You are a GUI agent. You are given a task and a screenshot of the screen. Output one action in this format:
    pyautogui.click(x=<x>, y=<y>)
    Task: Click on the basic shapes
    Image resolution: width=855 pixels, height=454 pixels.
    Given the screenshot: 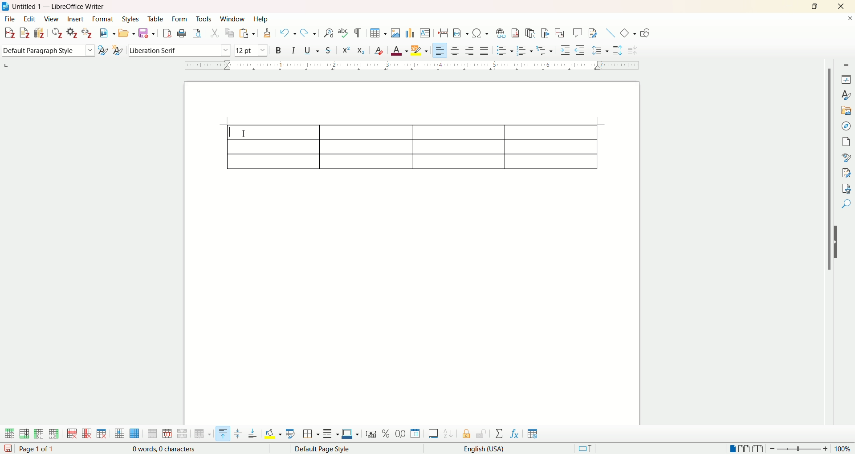 What is the action you would take?
    pyautogui.click(x=629, y=33)
    